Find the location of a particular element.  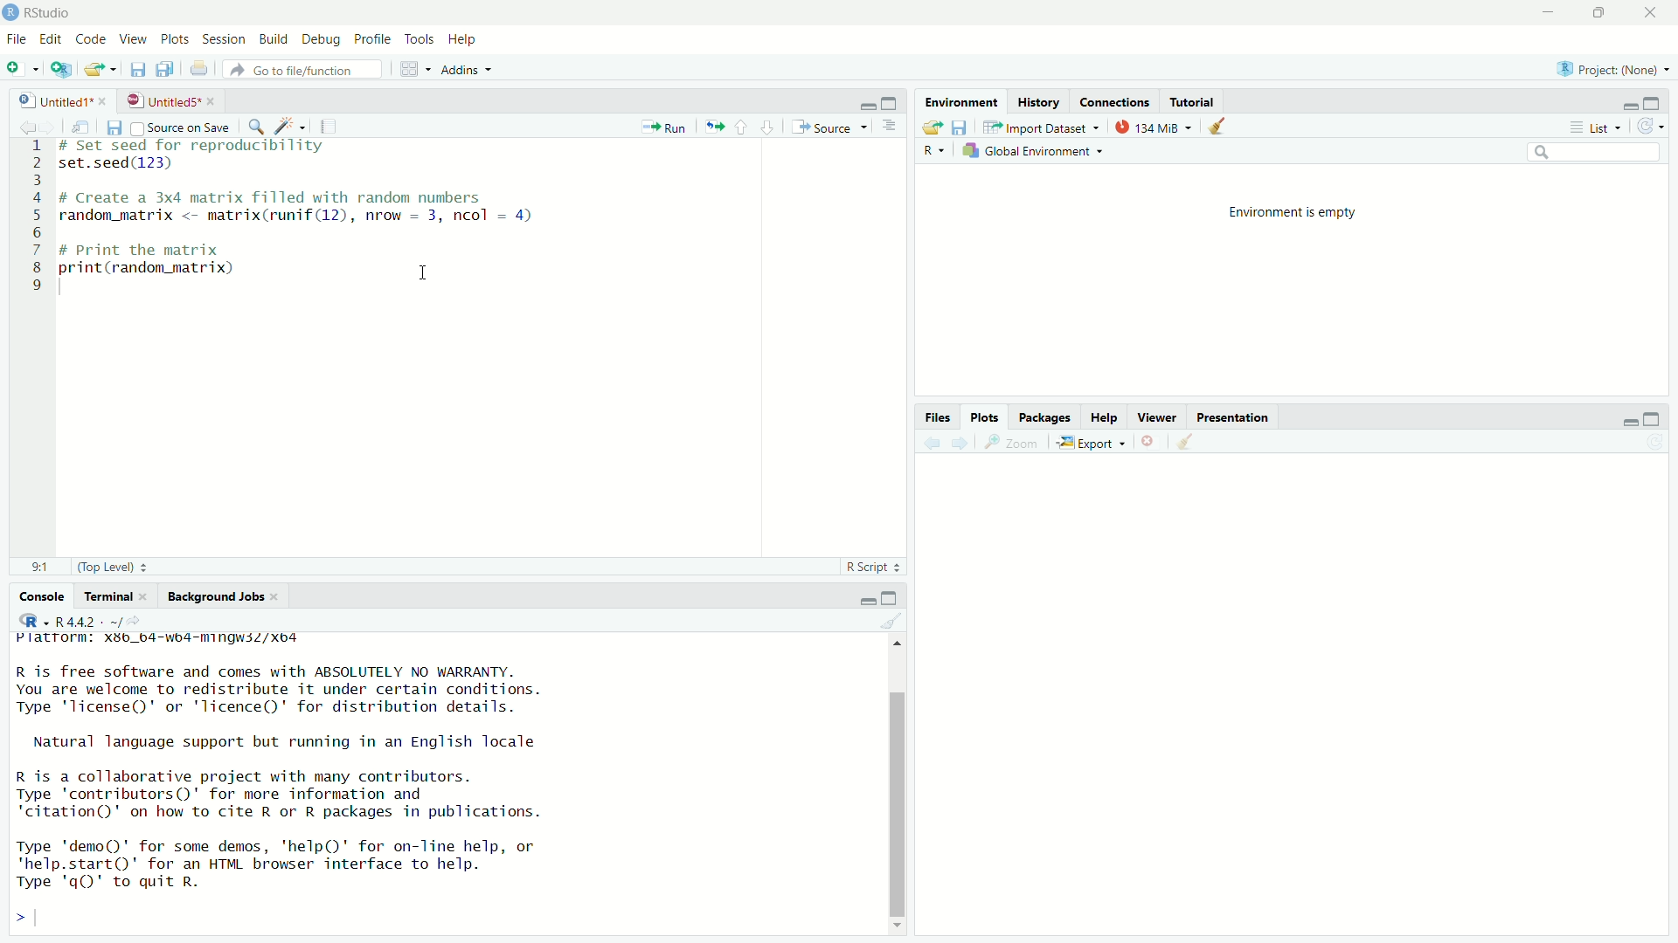

maximise is located at coordinates (891, 599).